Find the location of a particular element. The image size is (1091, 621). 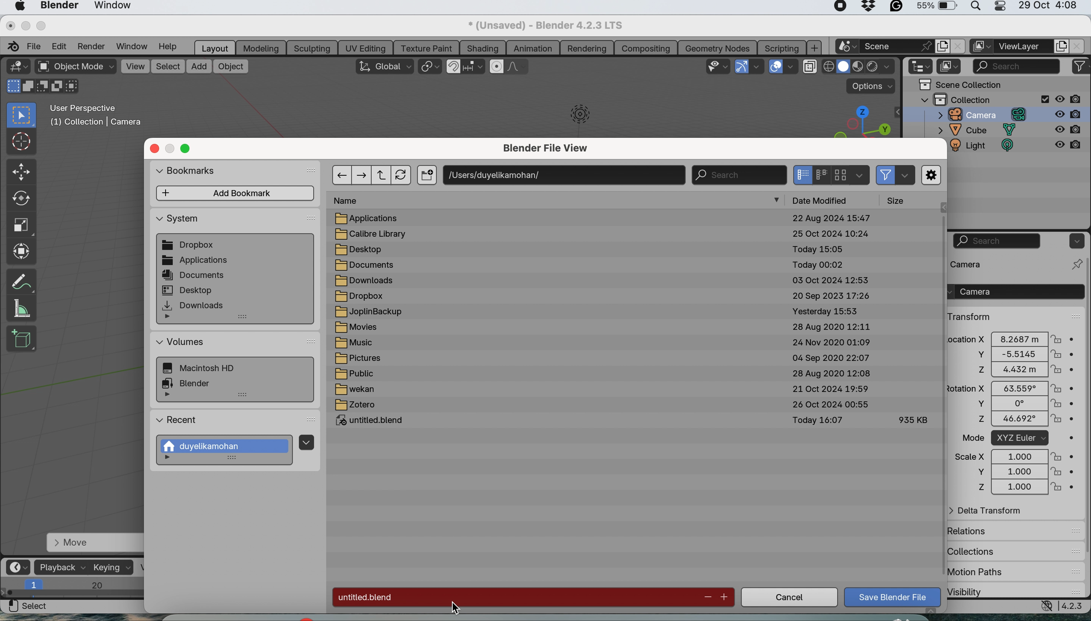

y -5.5145 is located at coordinates (1015, 355).